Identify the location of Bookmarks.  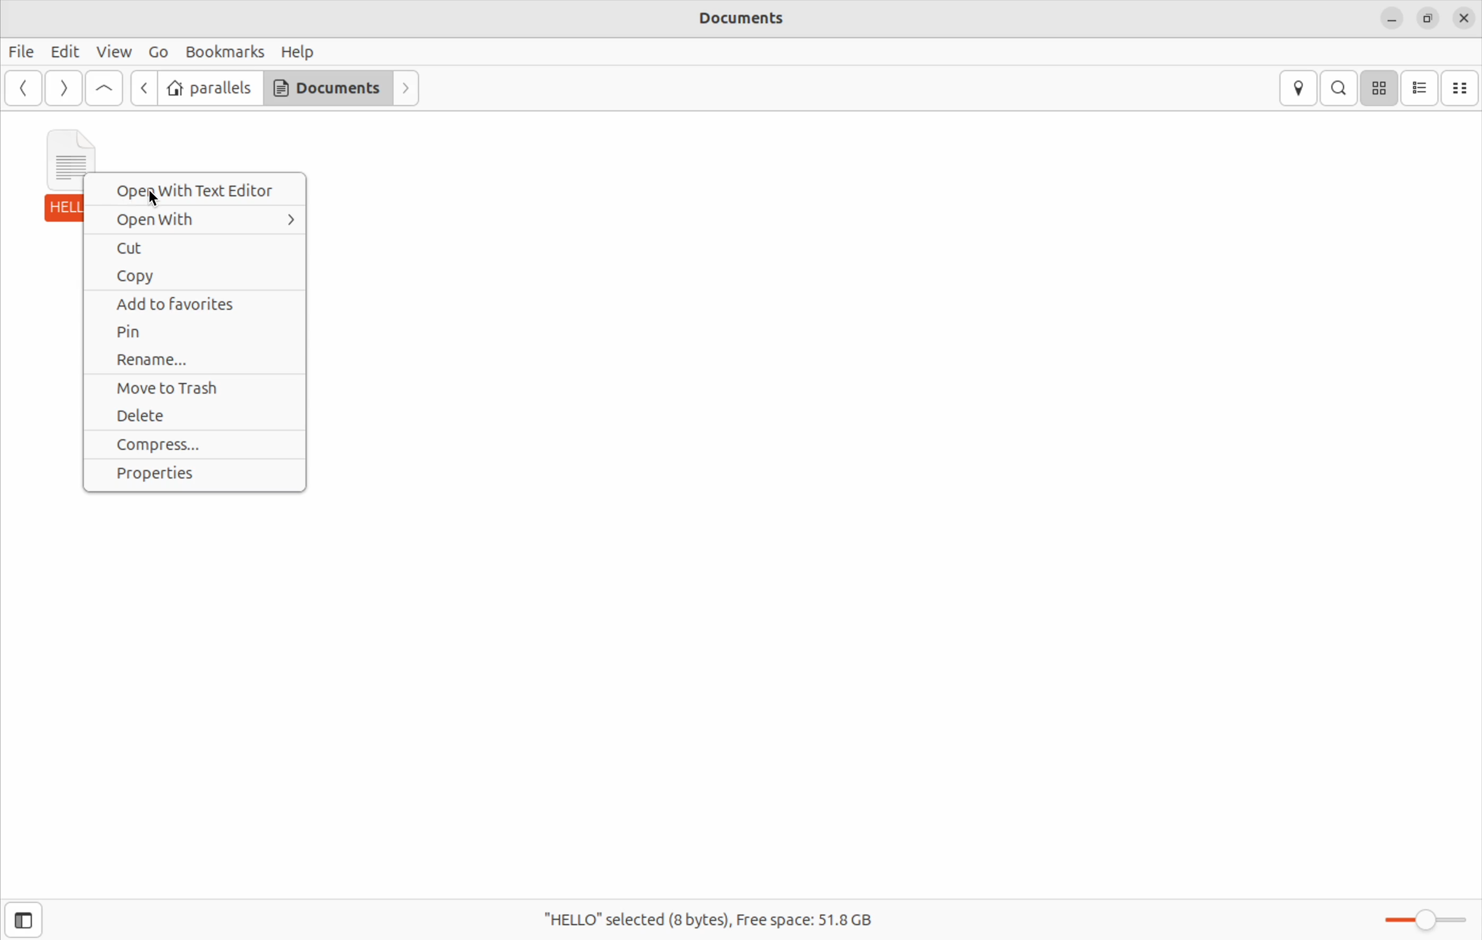
(226, 50).